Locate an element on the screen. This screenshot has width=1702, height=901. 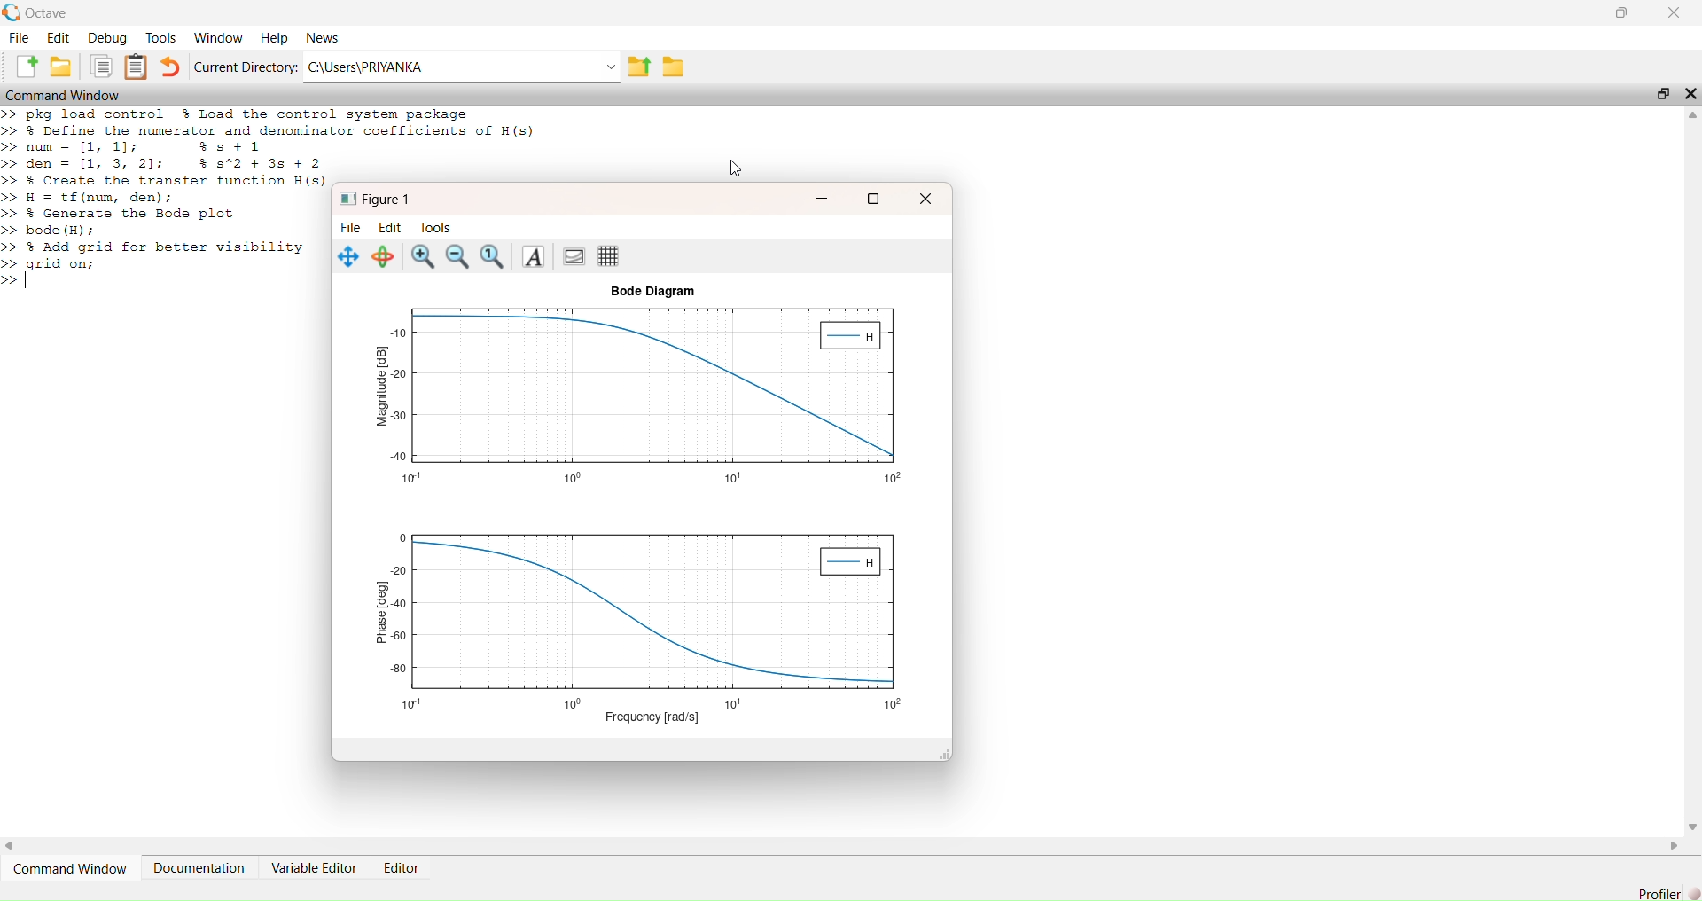
Profiler is located at coordinates (1659, 893).